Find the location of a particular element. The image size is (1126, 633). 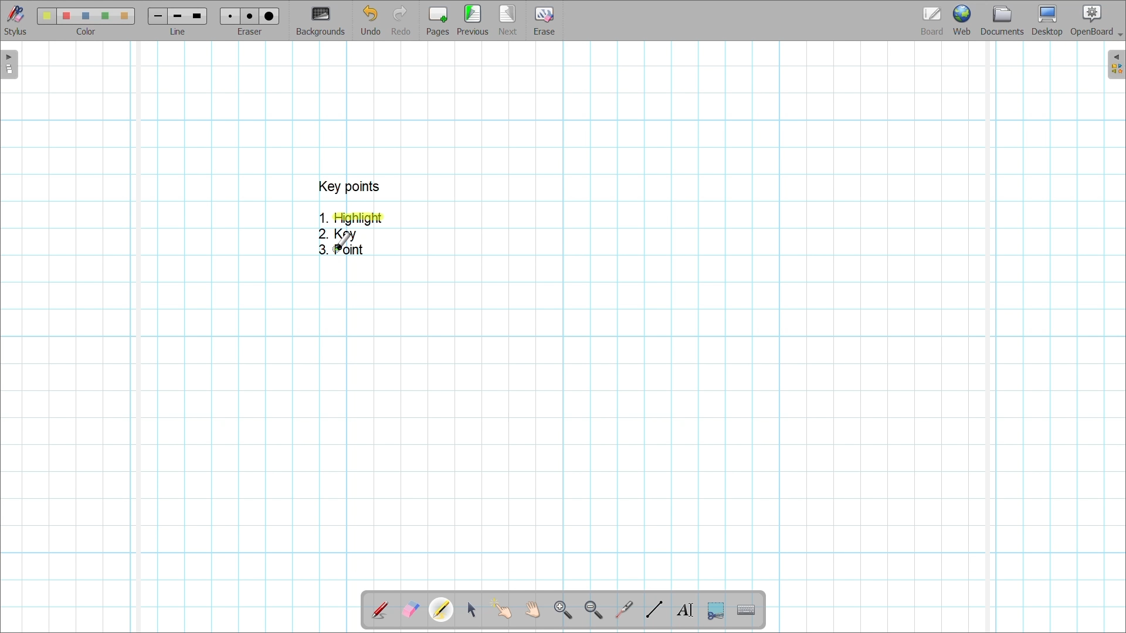

1. Highlight is located at coordinates (353, 219).